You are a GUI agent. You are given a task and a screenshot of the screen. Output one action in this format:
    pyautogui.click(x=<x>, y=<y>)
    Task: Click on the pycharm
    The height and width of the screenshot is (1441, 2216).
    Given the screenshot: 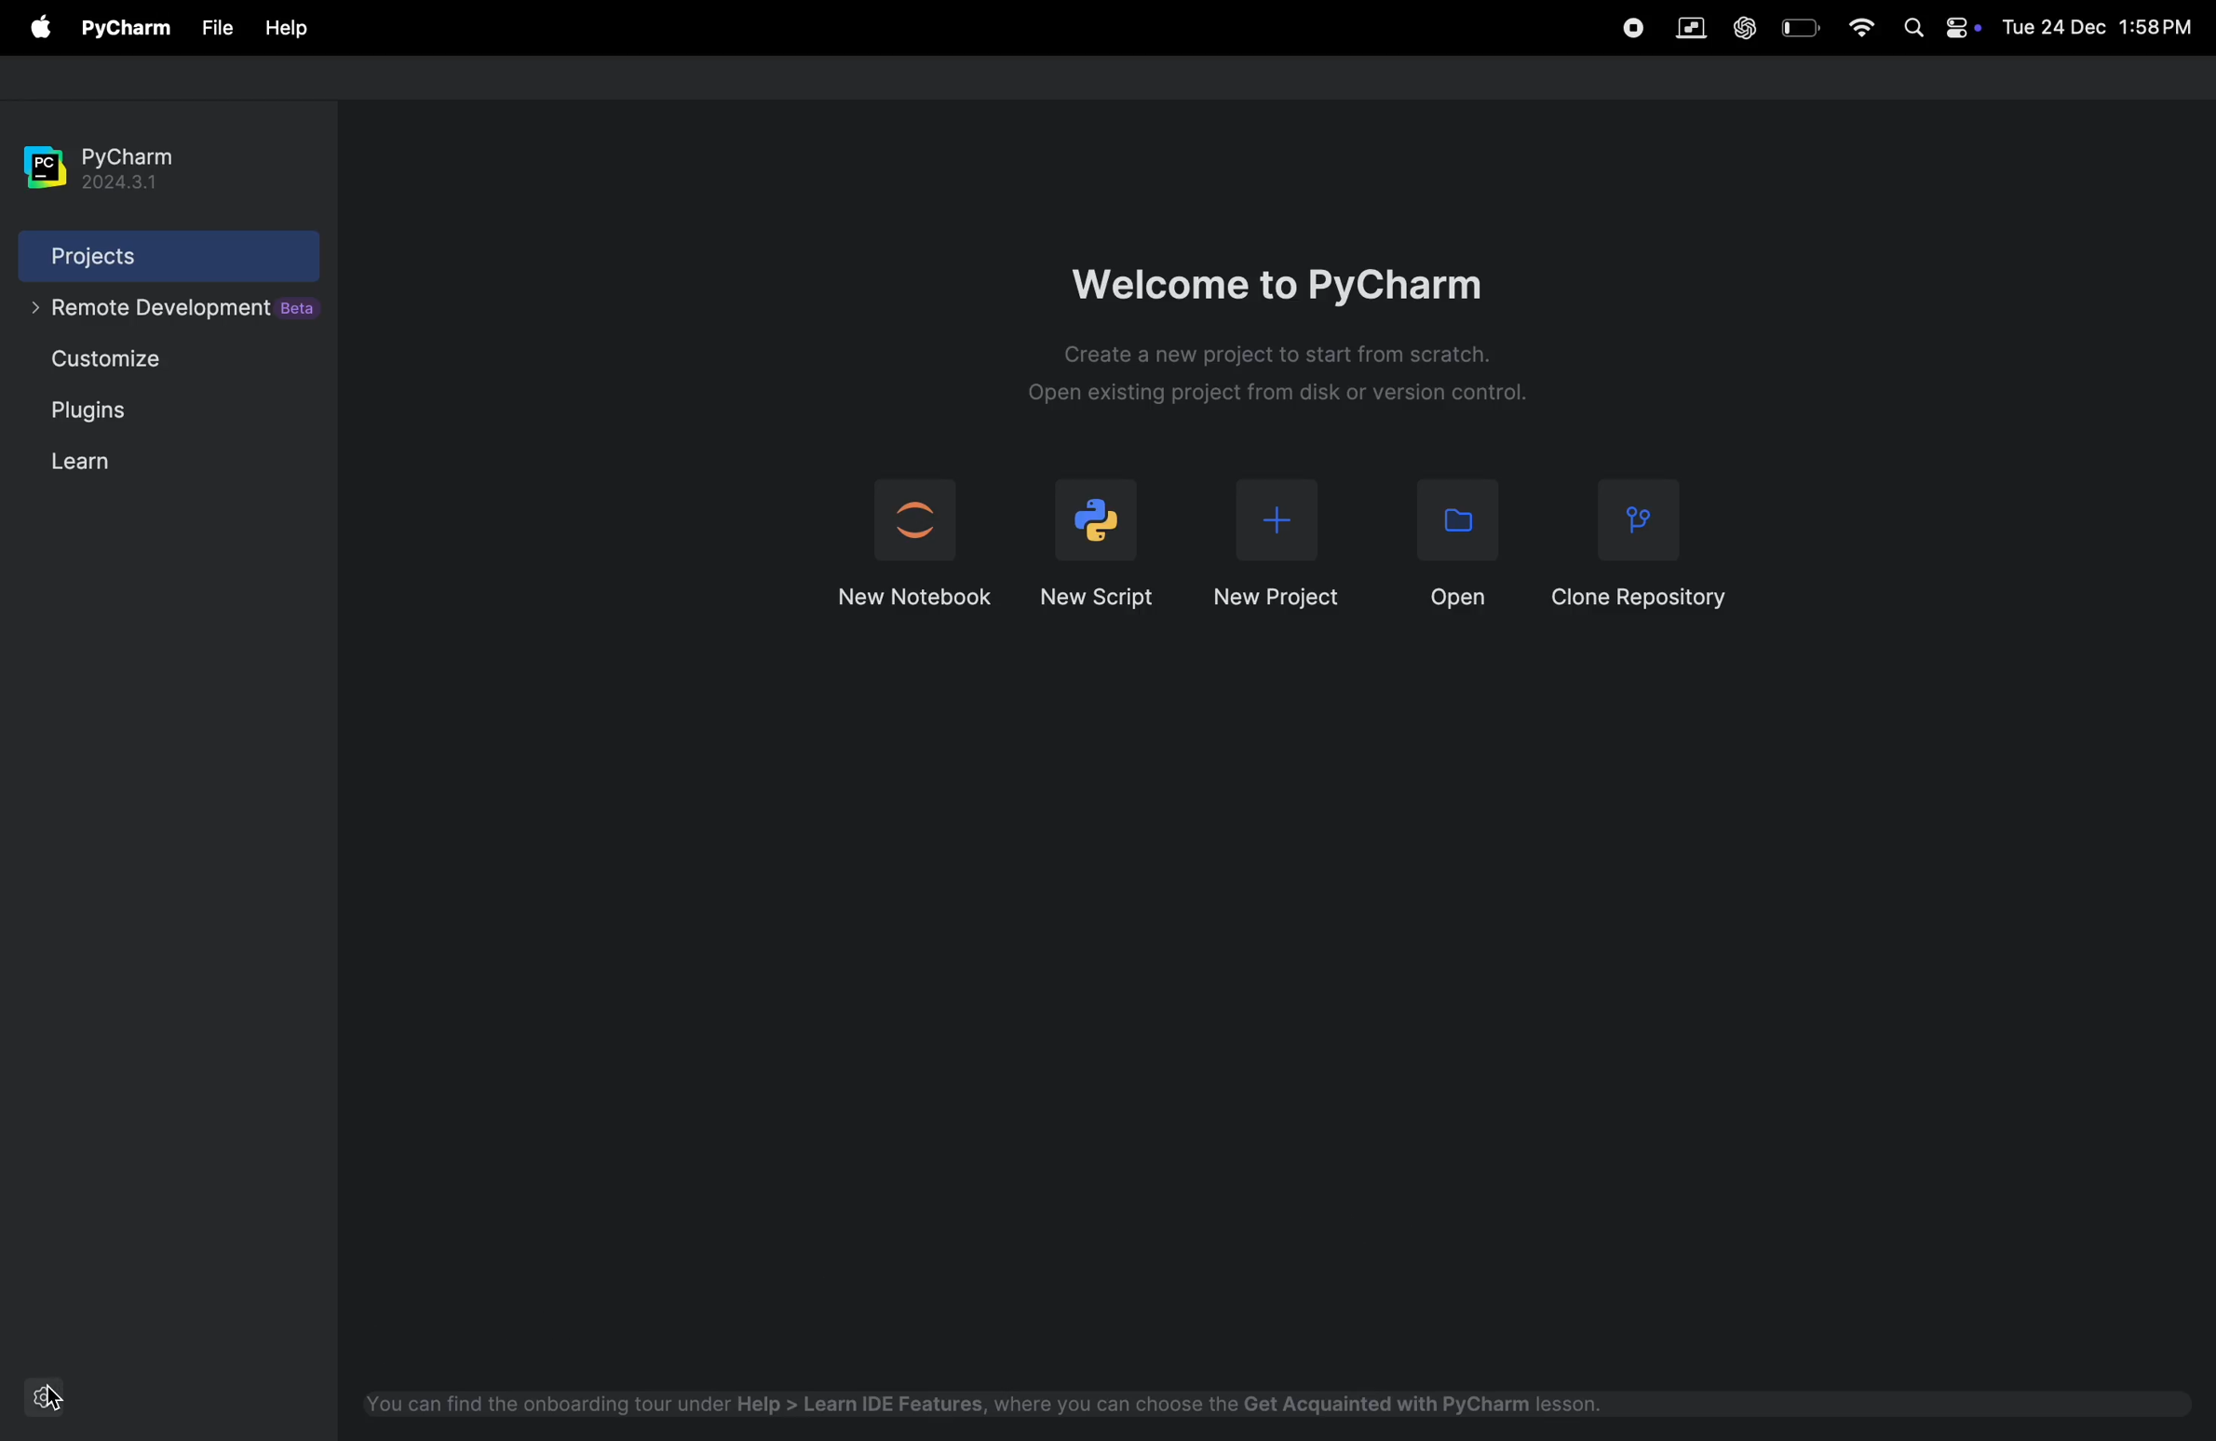 What is the action you would take?
    pyautogui.click(x=127, y=26)
    